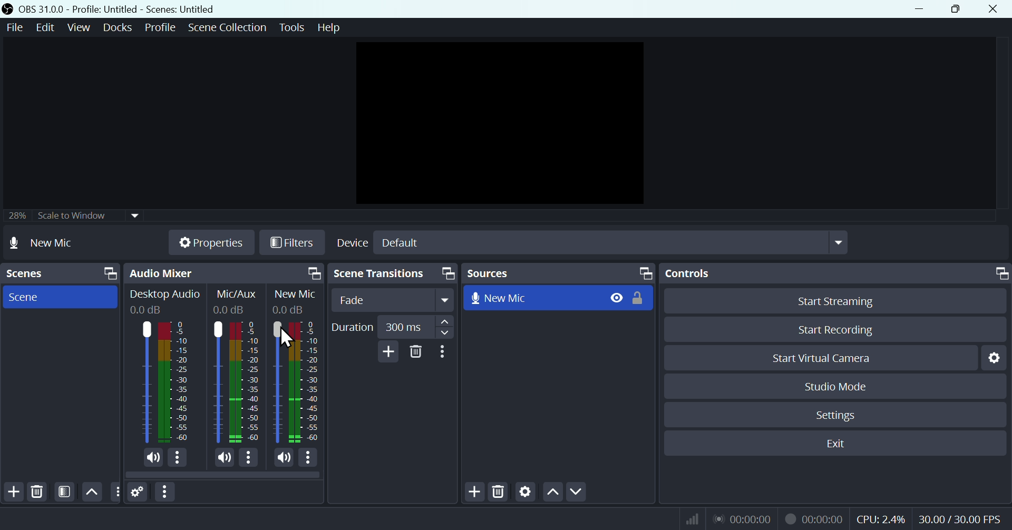  What do you see at coordinates (160, 27) in the screenshot?
I see `Profile` at bounding box center [160, 27].